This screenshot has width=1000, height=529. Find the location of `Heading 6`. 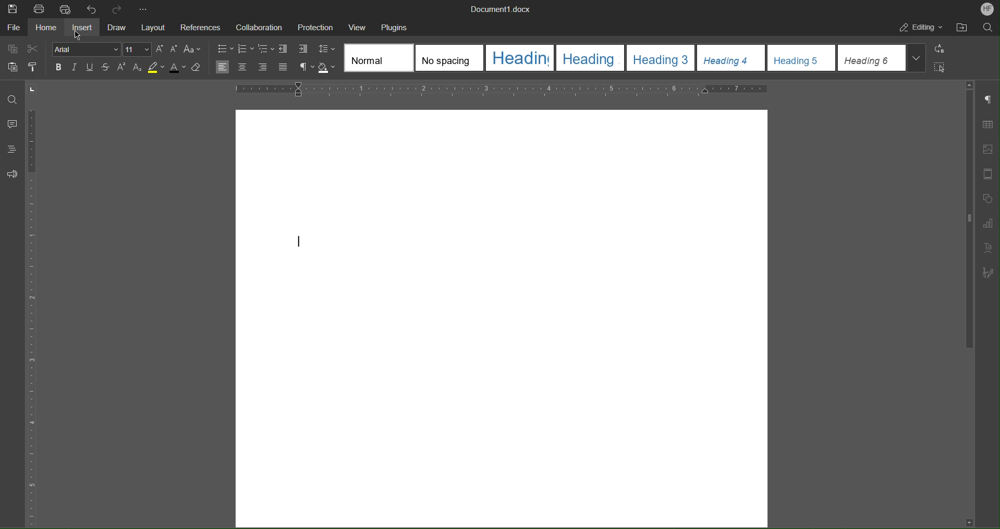

Heading 6 is located at coordinates (882, 58).